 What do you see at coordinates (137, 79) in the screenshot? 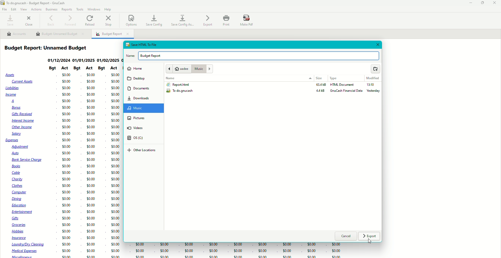
I see `Desktop` at bounding box center [137, 79].